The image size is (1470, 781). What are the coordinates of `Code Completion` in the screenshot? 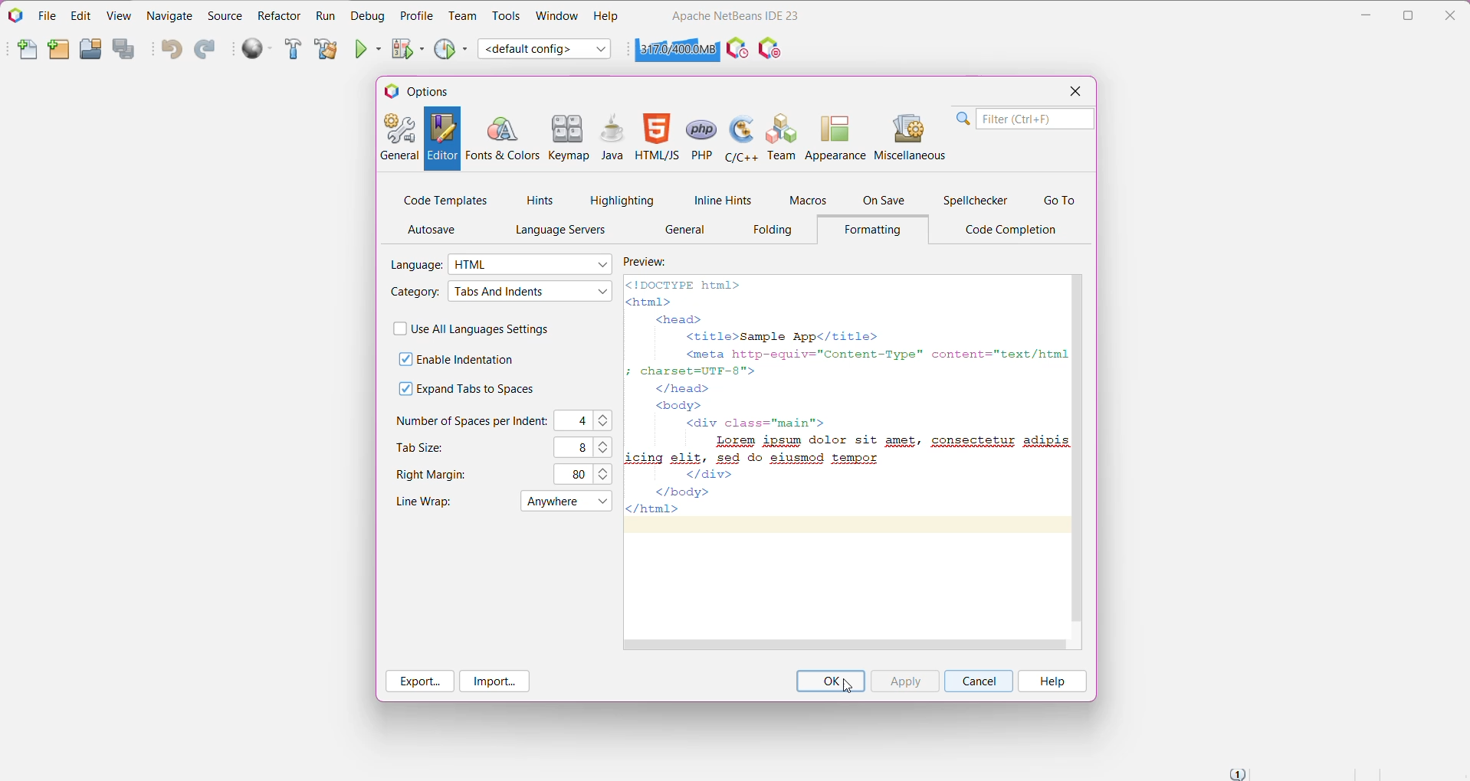 It's located at (1015, 230).